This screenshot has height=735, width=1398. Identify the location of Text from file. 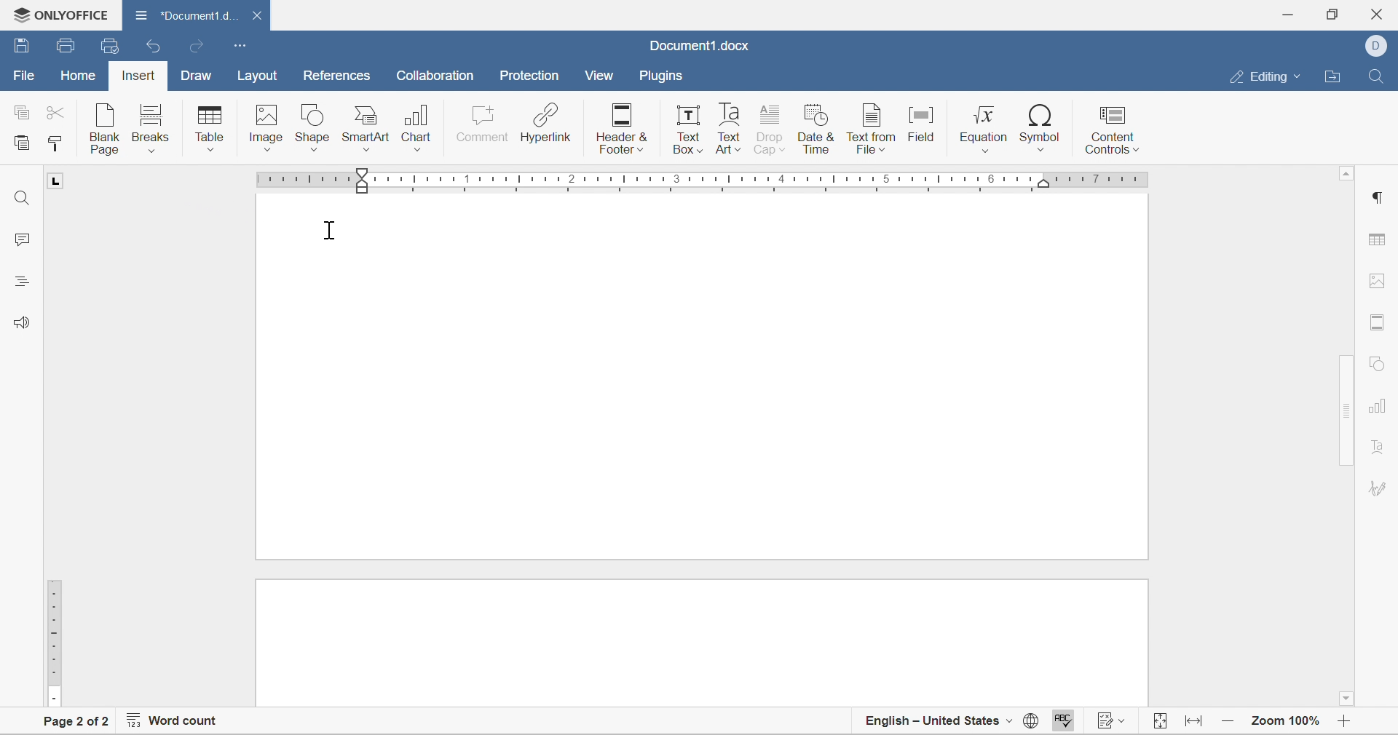
(871, 129).